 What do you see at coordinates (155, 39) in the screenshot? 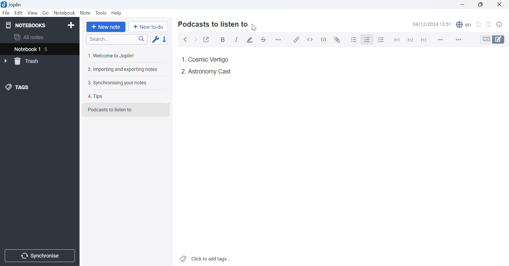
I see `Toggle sort order field` at bounding box center [155, 39].